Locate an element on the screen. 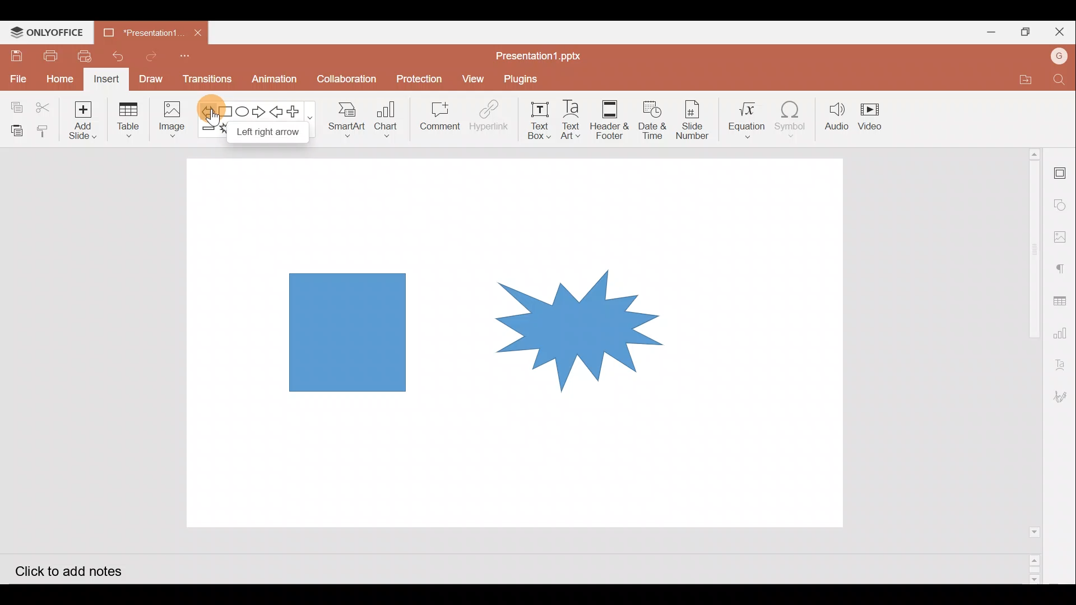 This screenshot has height=605, width=1076. Minus is located at coordinates (206, 131).